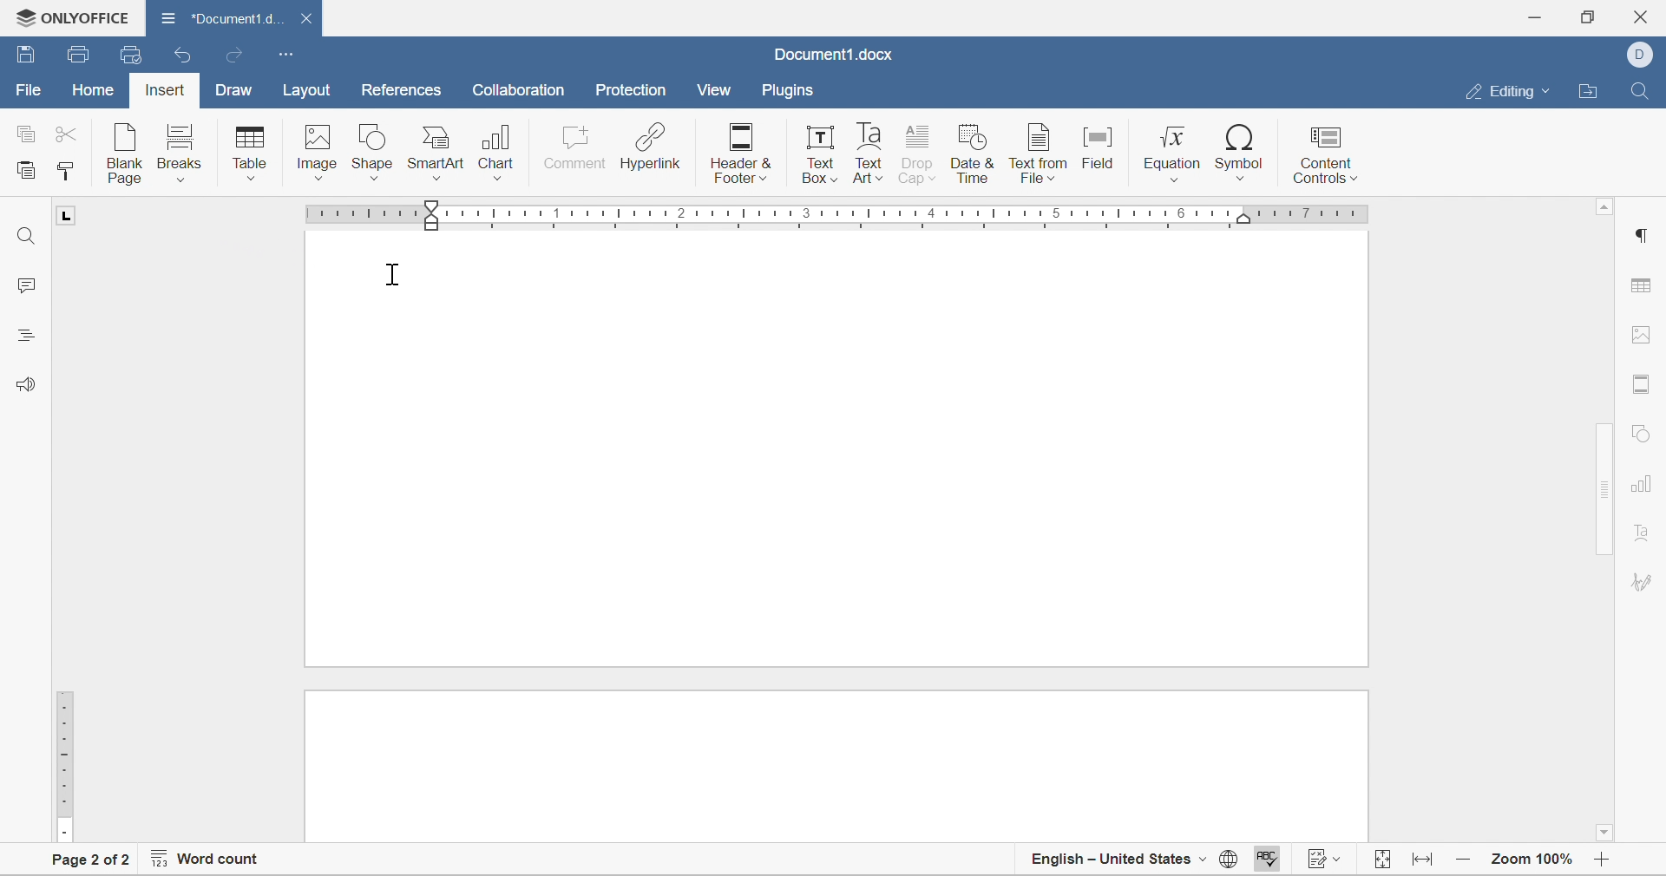  I want to click on Drop cap, so click(920, 156).